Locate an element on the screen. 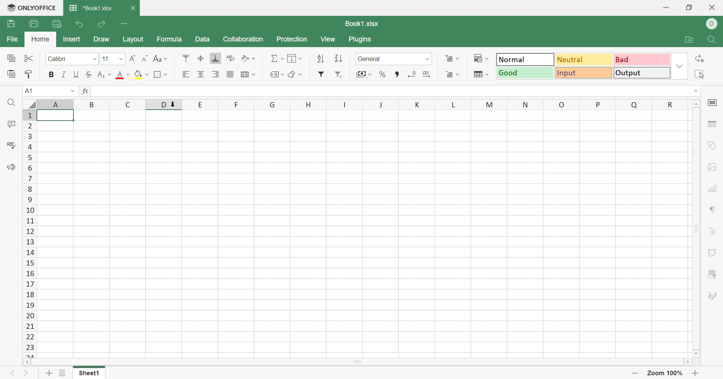  Pivot Table settings is located at coordinates (713, 252).